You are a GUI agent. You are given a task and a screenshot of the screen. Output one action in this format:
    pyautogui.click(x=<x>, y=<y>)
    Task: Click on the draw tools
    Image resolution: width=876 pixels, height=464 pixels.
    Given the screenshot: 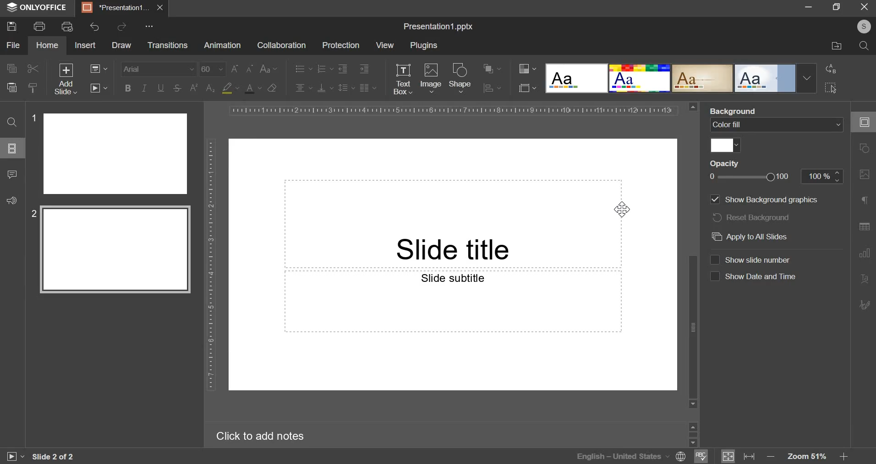 What is the action you would take?
    pyautogui.click(x=864, y=304)
    